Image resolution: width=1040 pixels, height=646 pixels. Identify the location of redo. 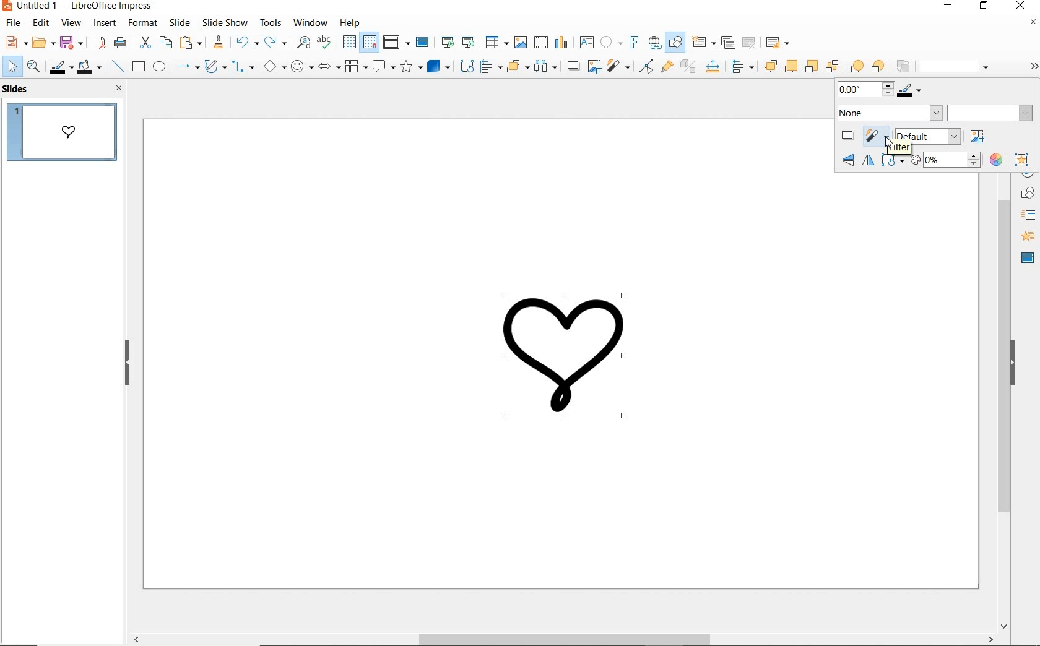
(275, 43).